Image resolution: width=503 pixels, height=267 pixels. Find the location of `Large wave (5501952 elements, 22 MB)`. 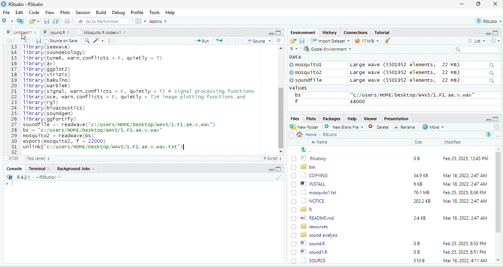

Large wave (5501952 elements, 22 MB) is located at coordinates (422, 81).